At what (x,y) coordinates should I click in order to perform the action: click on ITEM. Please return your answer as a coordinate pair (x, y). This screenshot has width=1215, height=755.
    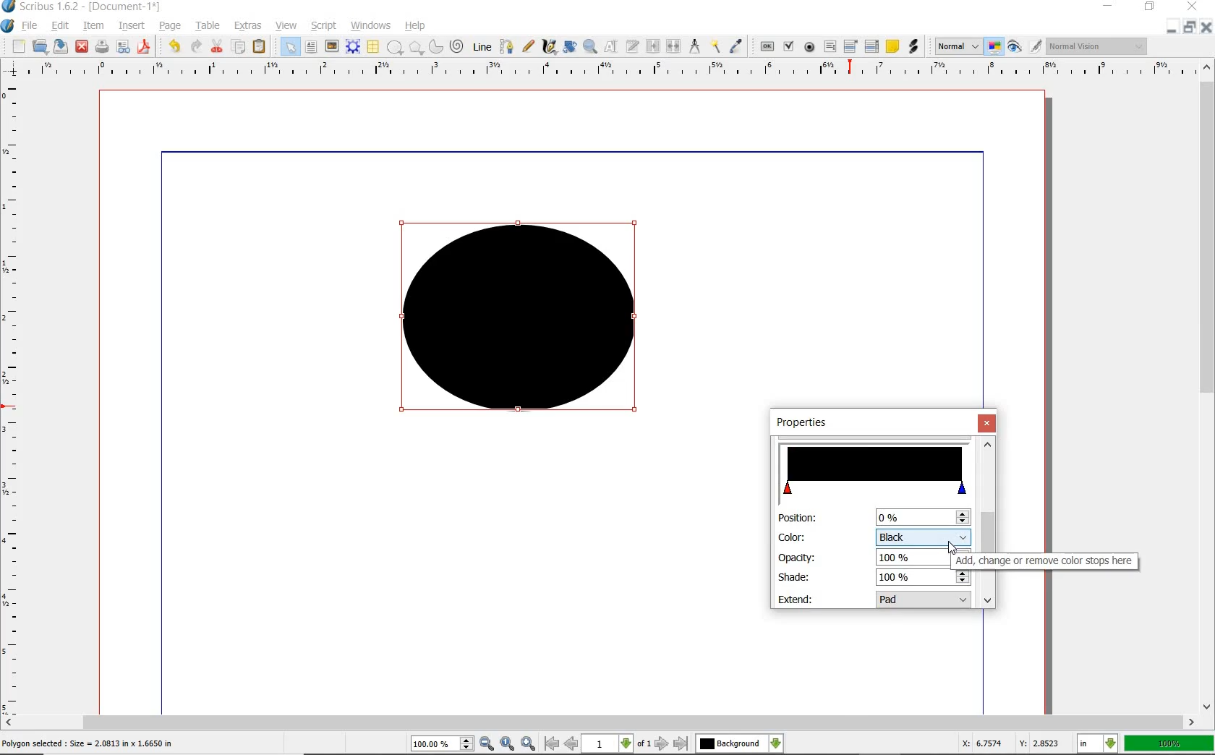
    Looking at the image, I should click on (94, 25).